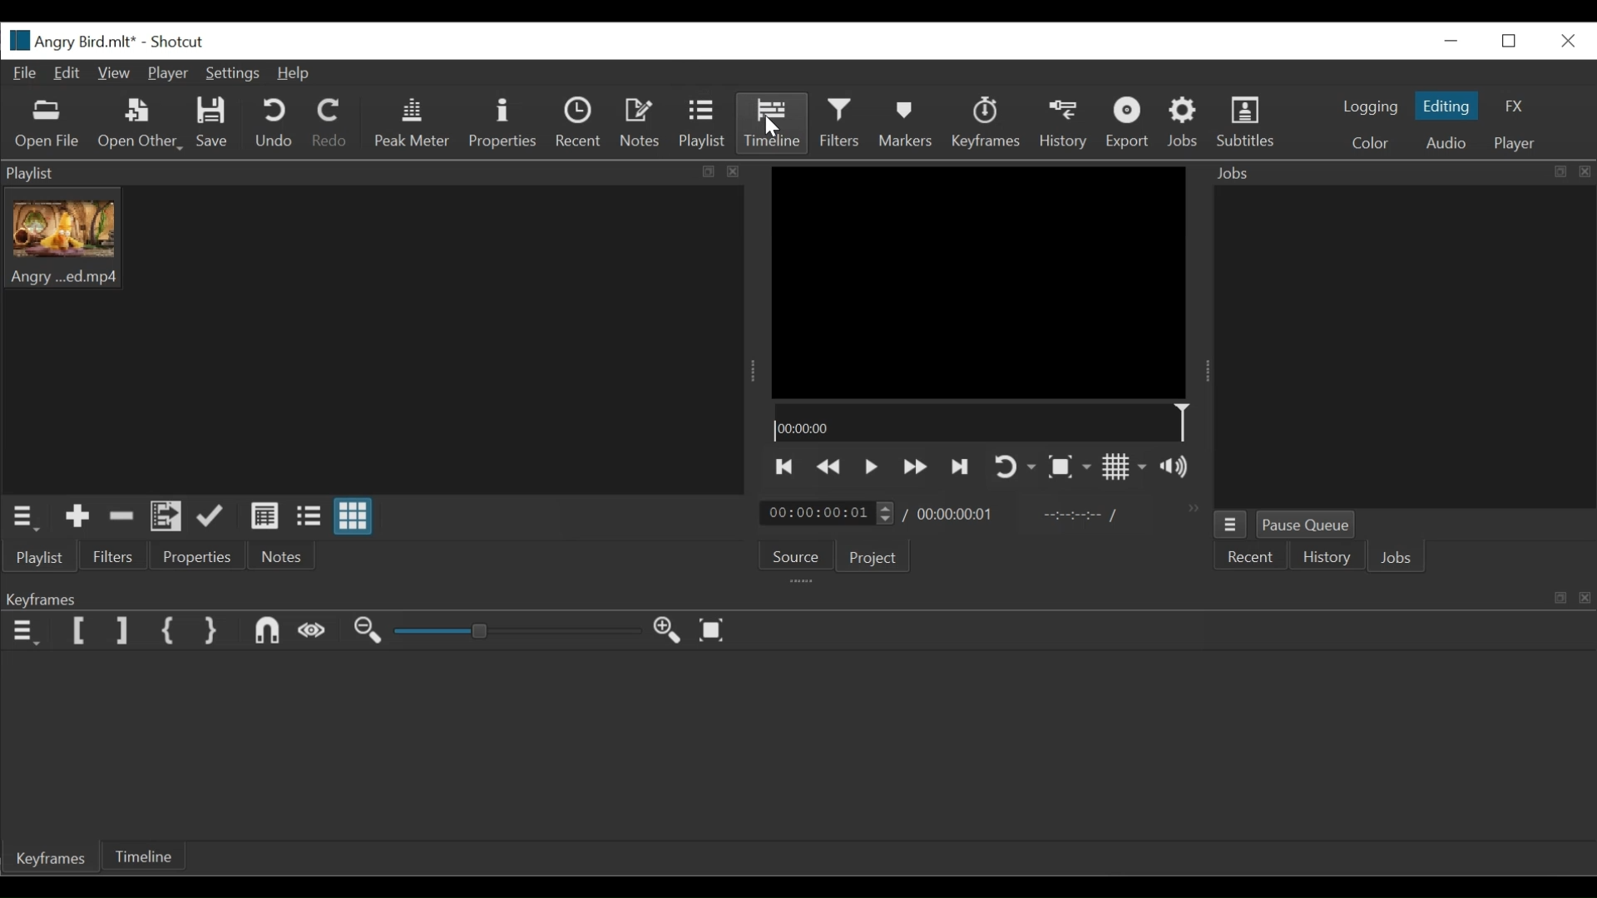 This screenshot has height=898, width=1597. I want to click on Media viewer, so click(979, 284).